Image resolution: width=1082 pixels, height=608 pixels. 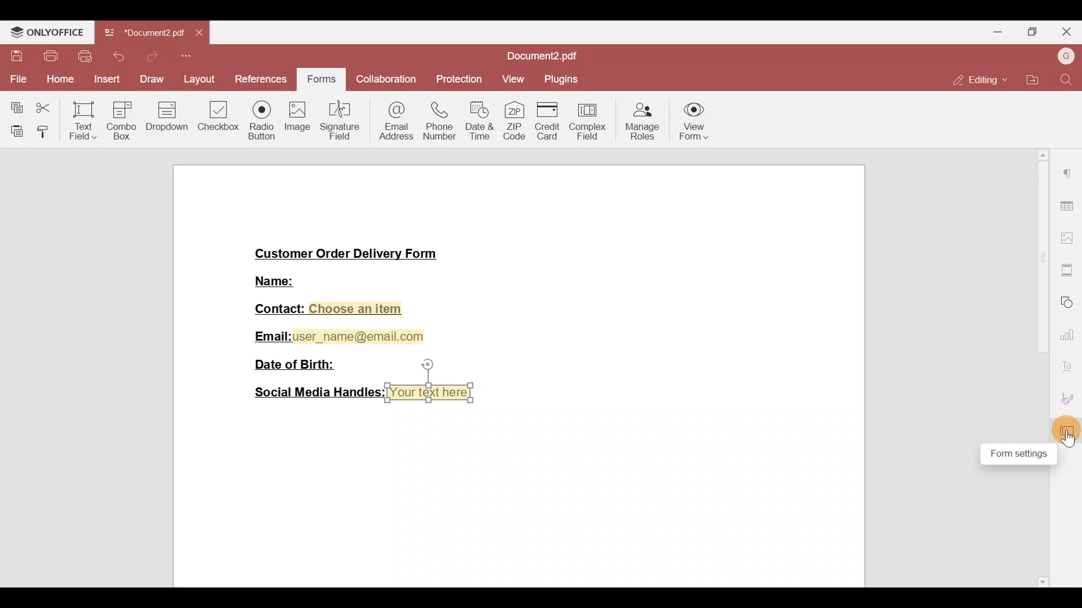 What do you see at coordinates (1071, 398) in the screenshot?
I see `Signature settings` at bounding box center [1071, 398].